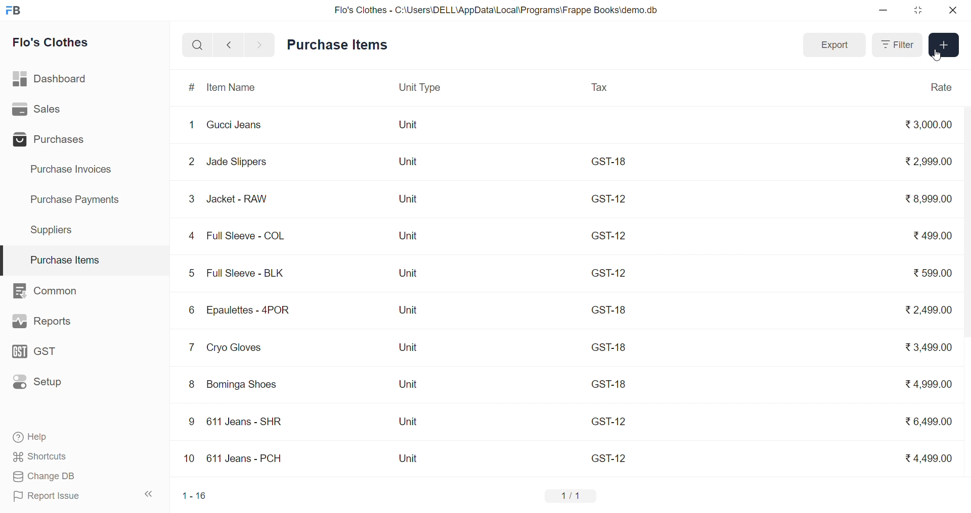  Describe the element at coordinates (13, 11) in the screenshot. I see `logo` at that location.